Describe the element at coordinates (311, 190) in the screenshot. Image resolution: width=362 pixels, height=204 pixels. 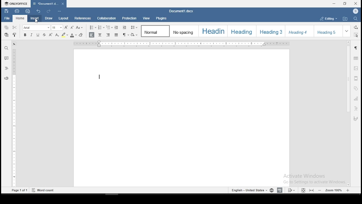
I see `fit to screen` at that location.